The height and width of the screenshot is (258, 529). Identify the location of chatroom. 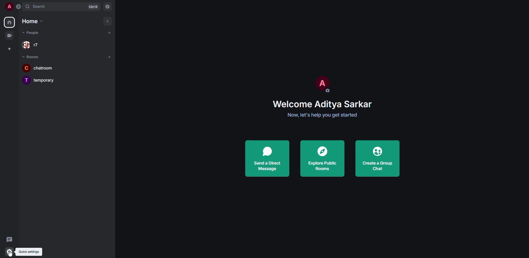
(43, 68).